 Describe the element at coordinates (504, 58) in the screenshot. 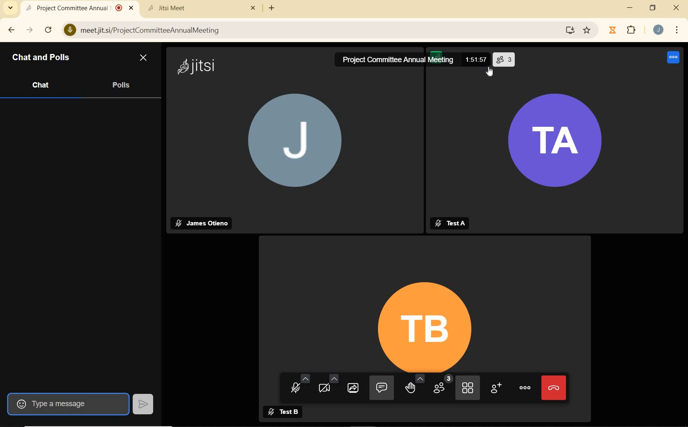

I see `participants (3)` at that location.